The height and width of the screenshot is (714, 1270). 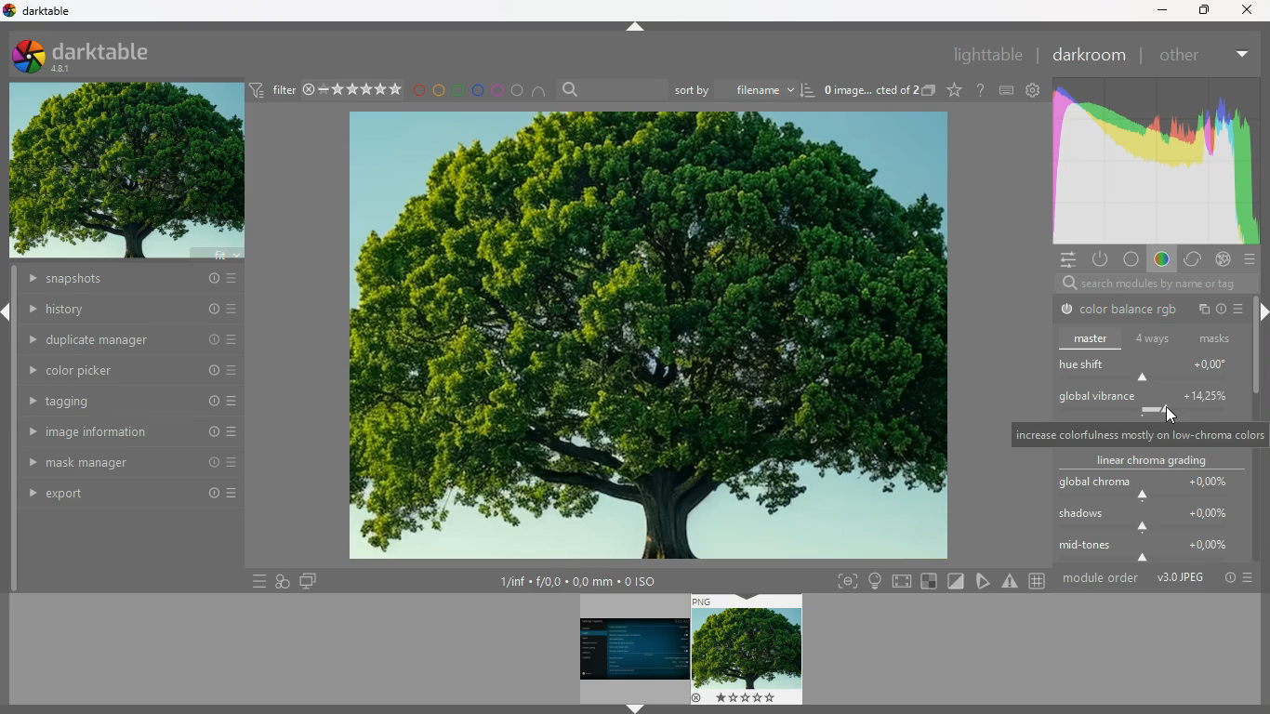 What do you see at coordinates (878, 92) in the screenshot?
I see `image description` at bounding box center [878, 92].